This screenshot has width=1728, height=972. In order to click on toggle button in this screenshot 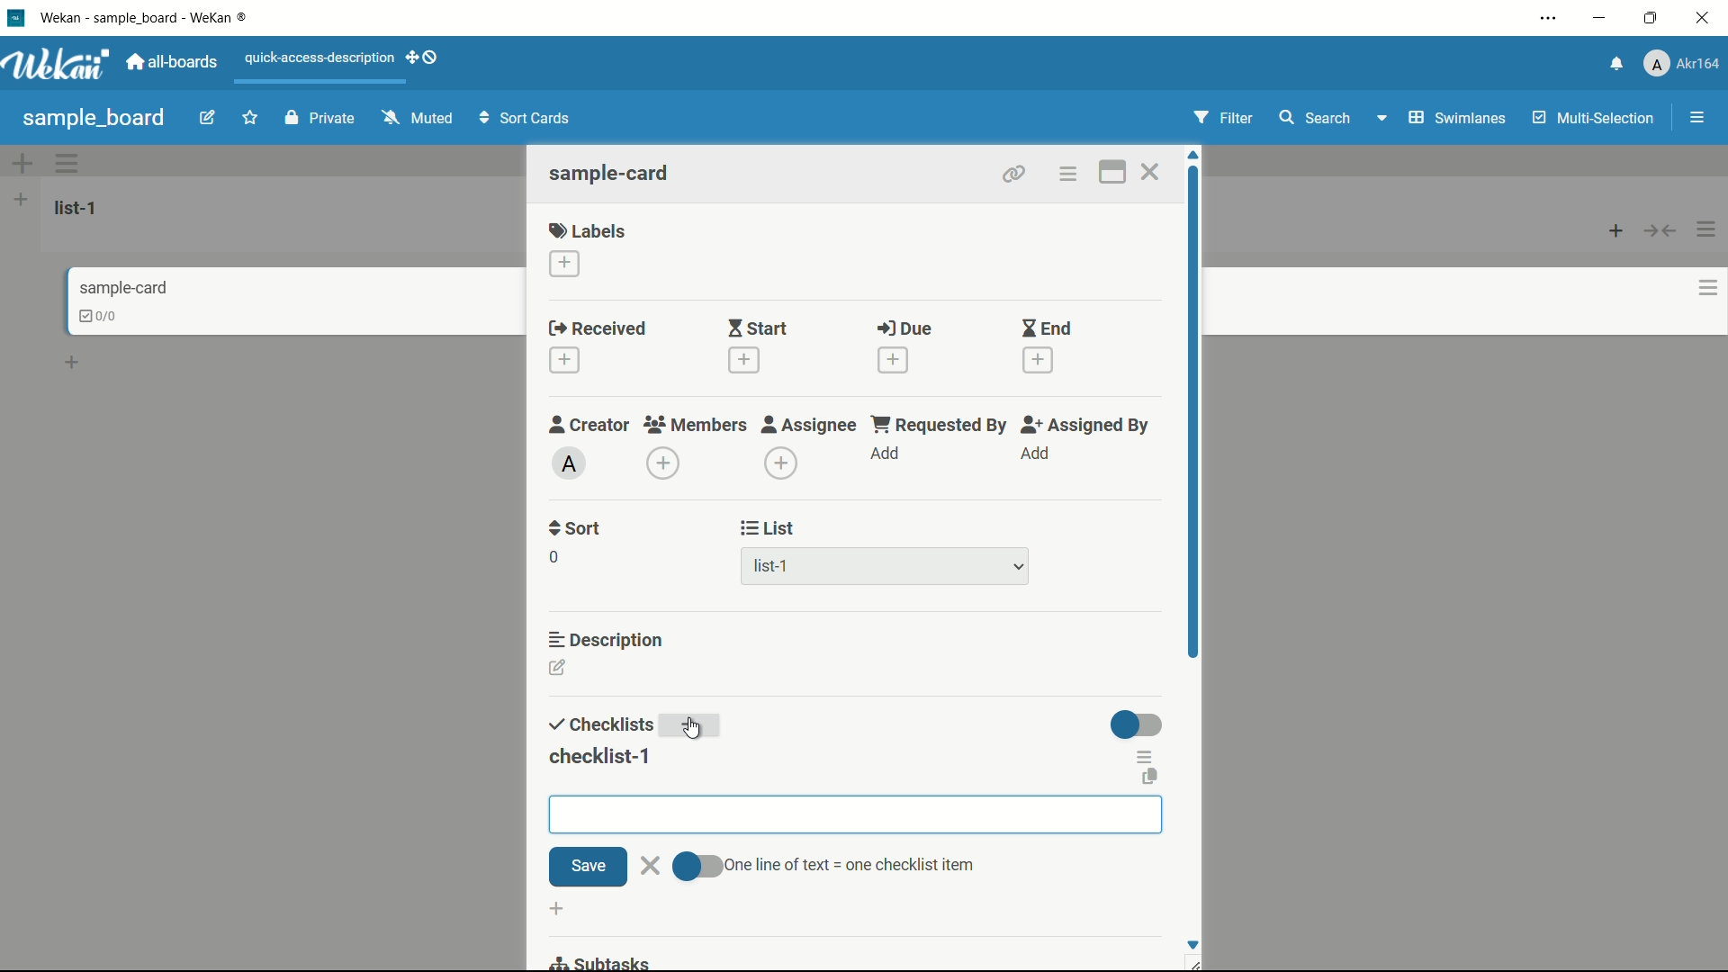, I will do `click(695, 867)`.